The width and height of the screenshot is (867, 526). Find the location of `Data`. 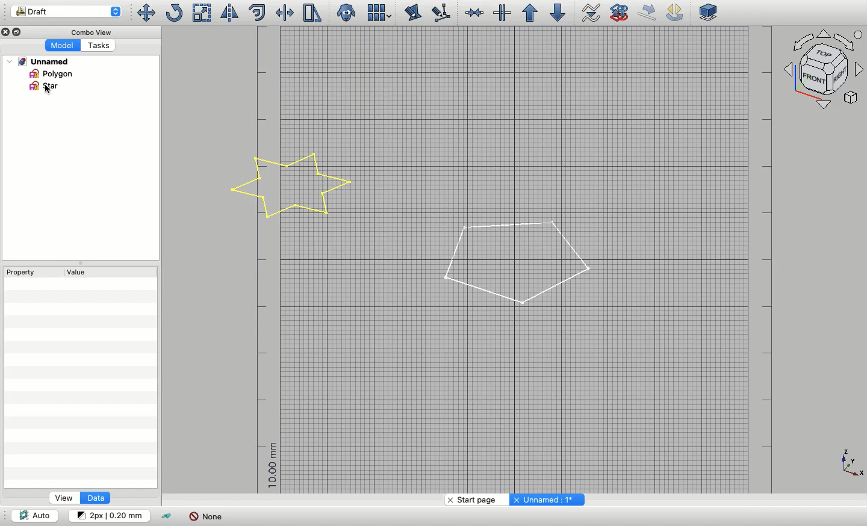

Data is located at coordinates (95, 498).